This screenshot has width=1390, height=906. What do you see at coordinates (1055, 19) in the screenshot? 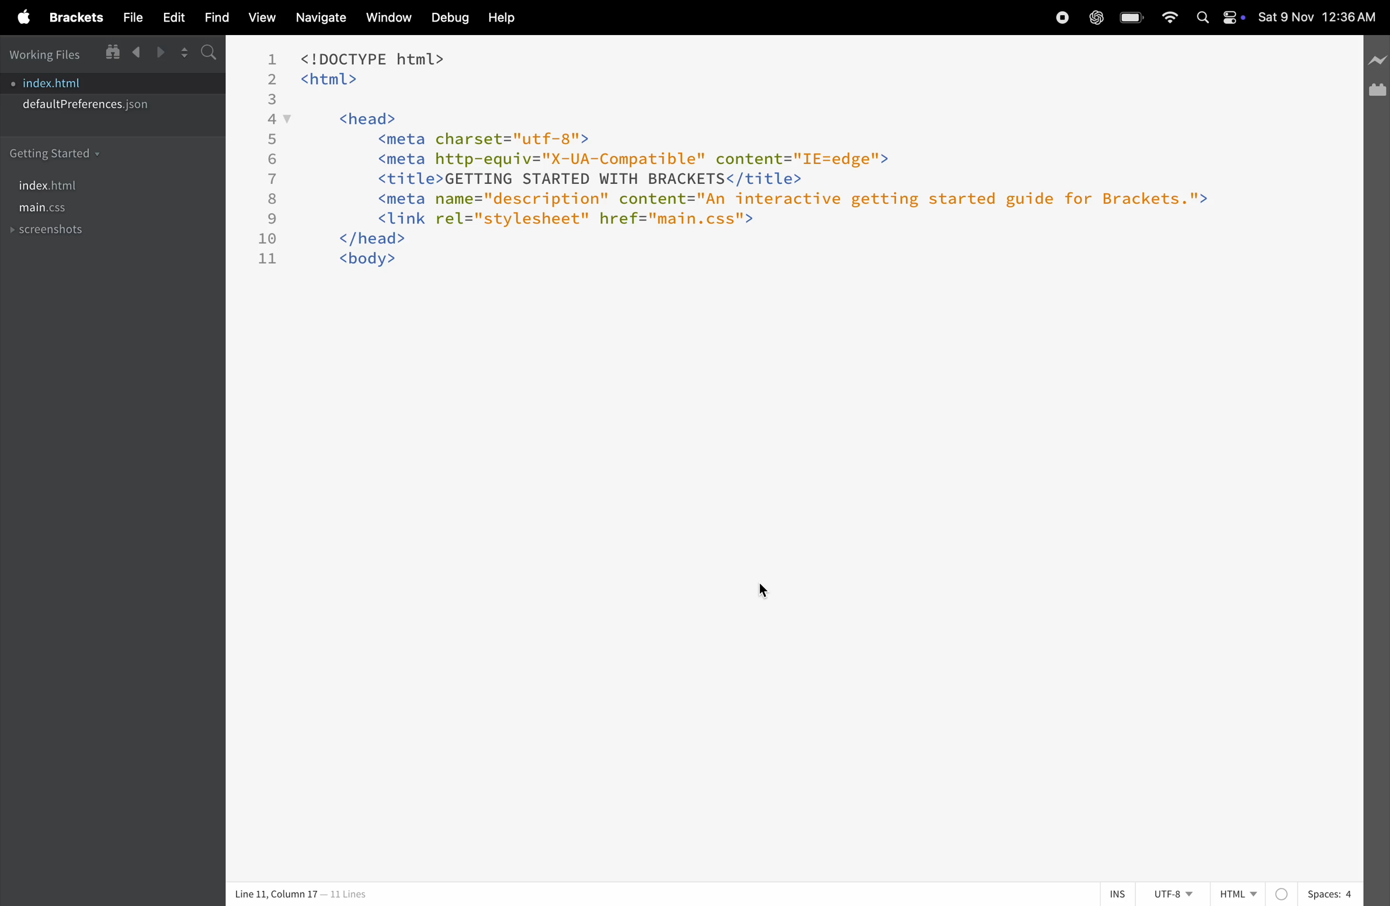
I see `record` at bounding box center [1055, 19].